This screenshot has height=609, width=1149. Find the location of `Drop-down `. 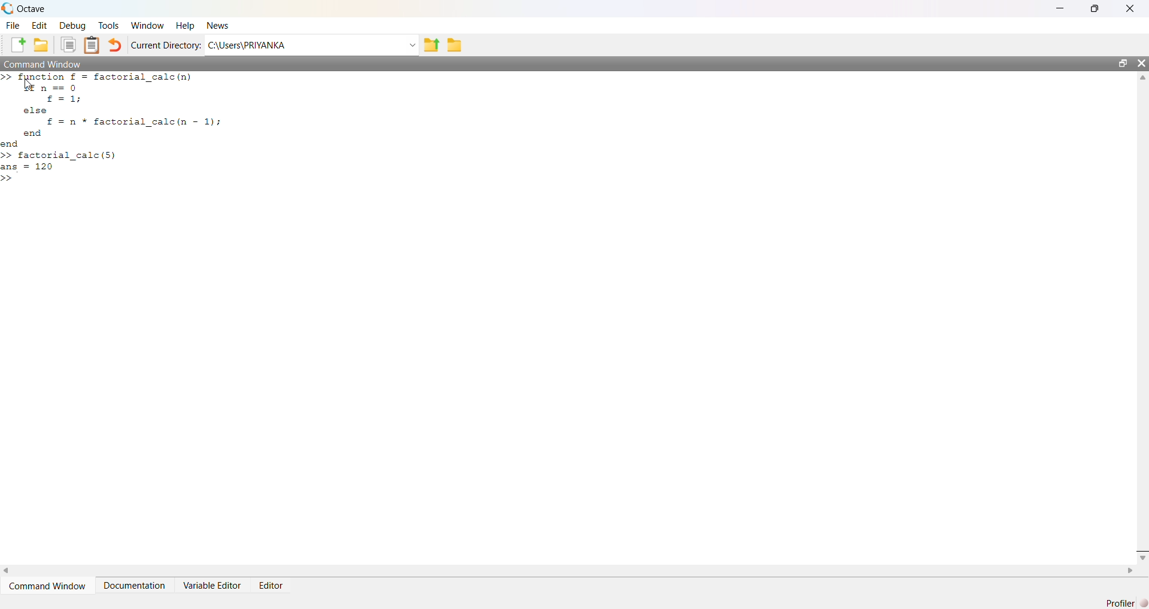

Drop-down  is located at coordinates (412, 45).